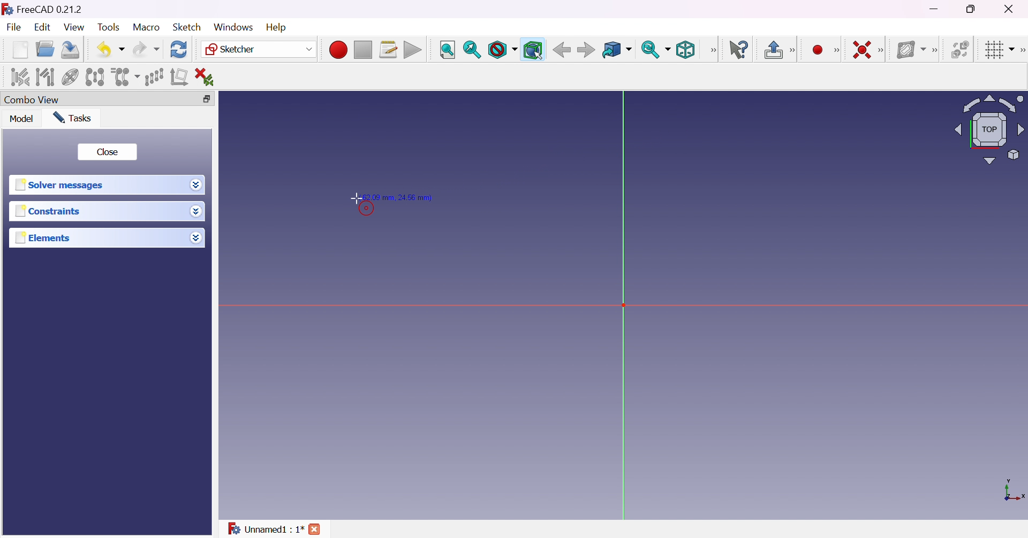 The width and height of the screenshot is (1028, 538). I want to click on Rectangular array, so click(154, 76).